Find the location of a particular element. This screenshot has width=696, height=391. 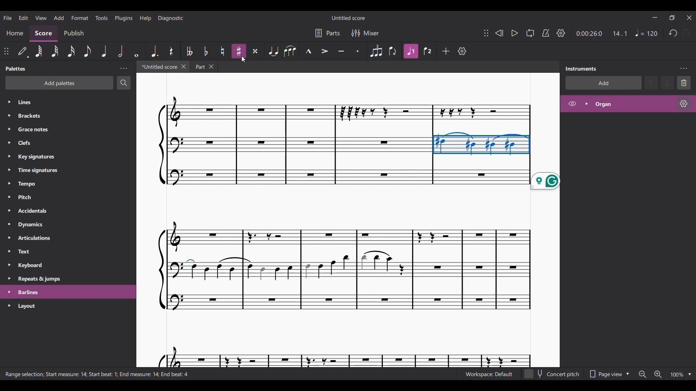

Add instrument is located at coordinates (603, 83).